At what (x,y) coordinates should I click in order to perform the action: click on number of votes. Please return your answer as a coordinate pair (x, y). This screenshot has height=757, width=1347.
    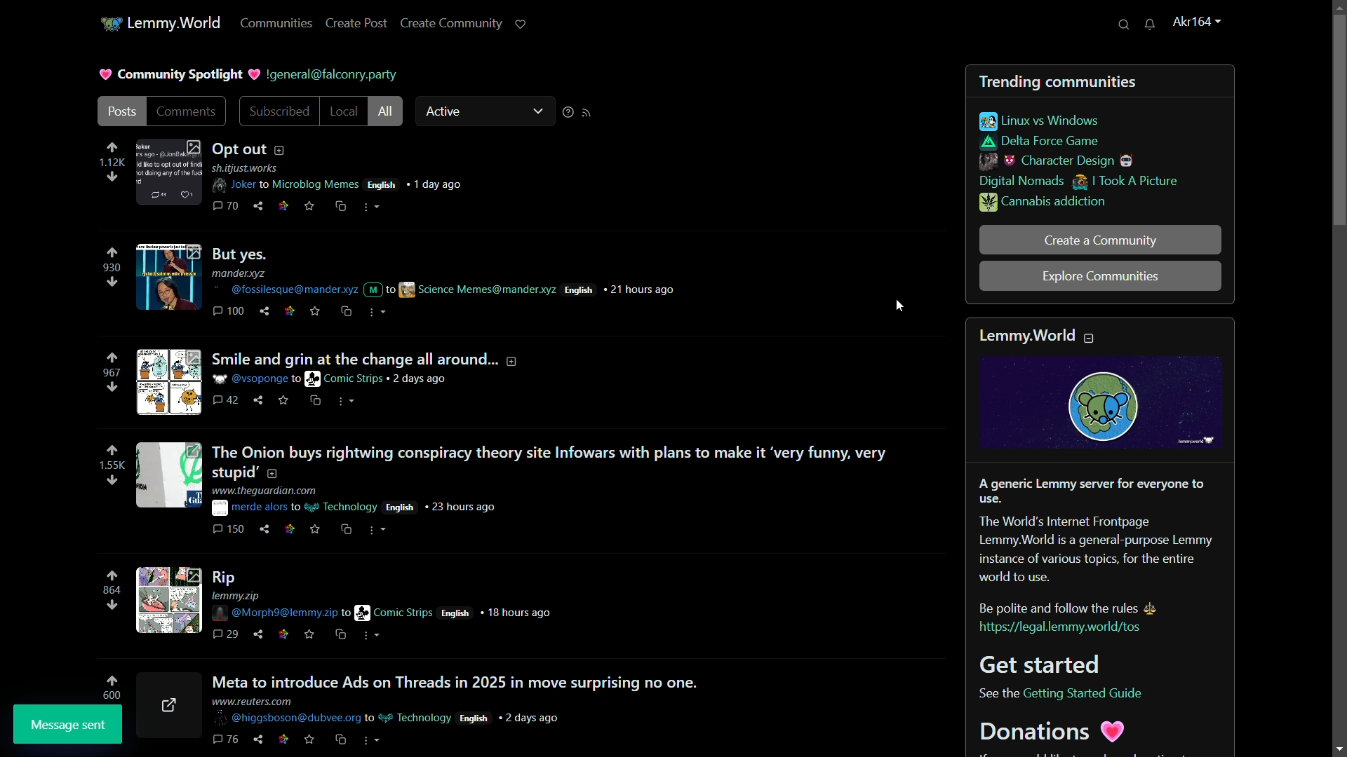
    Looking at the image, I should click on (111, 464).